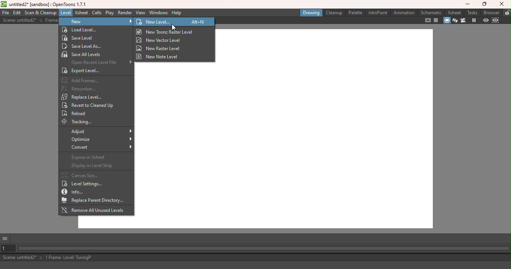 The height and width of the screenshot is (269, 511). I want to click on Animation, so click(403, 14).